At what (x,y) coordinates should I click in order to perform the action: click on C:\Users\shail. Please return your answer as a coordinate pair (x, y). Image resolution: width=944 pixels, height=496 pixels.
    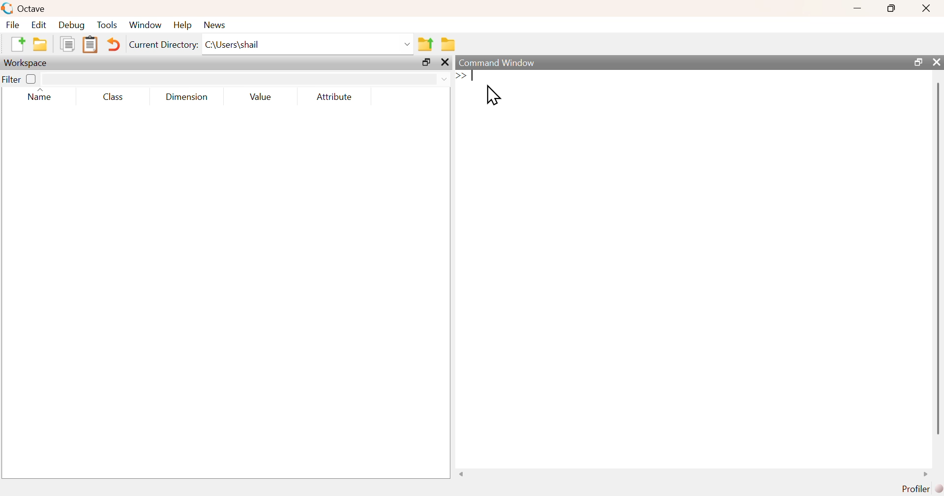
    Looking at the image, I should click on (234, 45).